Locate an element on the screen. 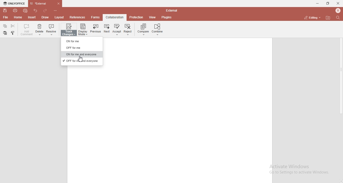 This screenshot has height=183, width=343. editing is located at coordinates (311, 18).